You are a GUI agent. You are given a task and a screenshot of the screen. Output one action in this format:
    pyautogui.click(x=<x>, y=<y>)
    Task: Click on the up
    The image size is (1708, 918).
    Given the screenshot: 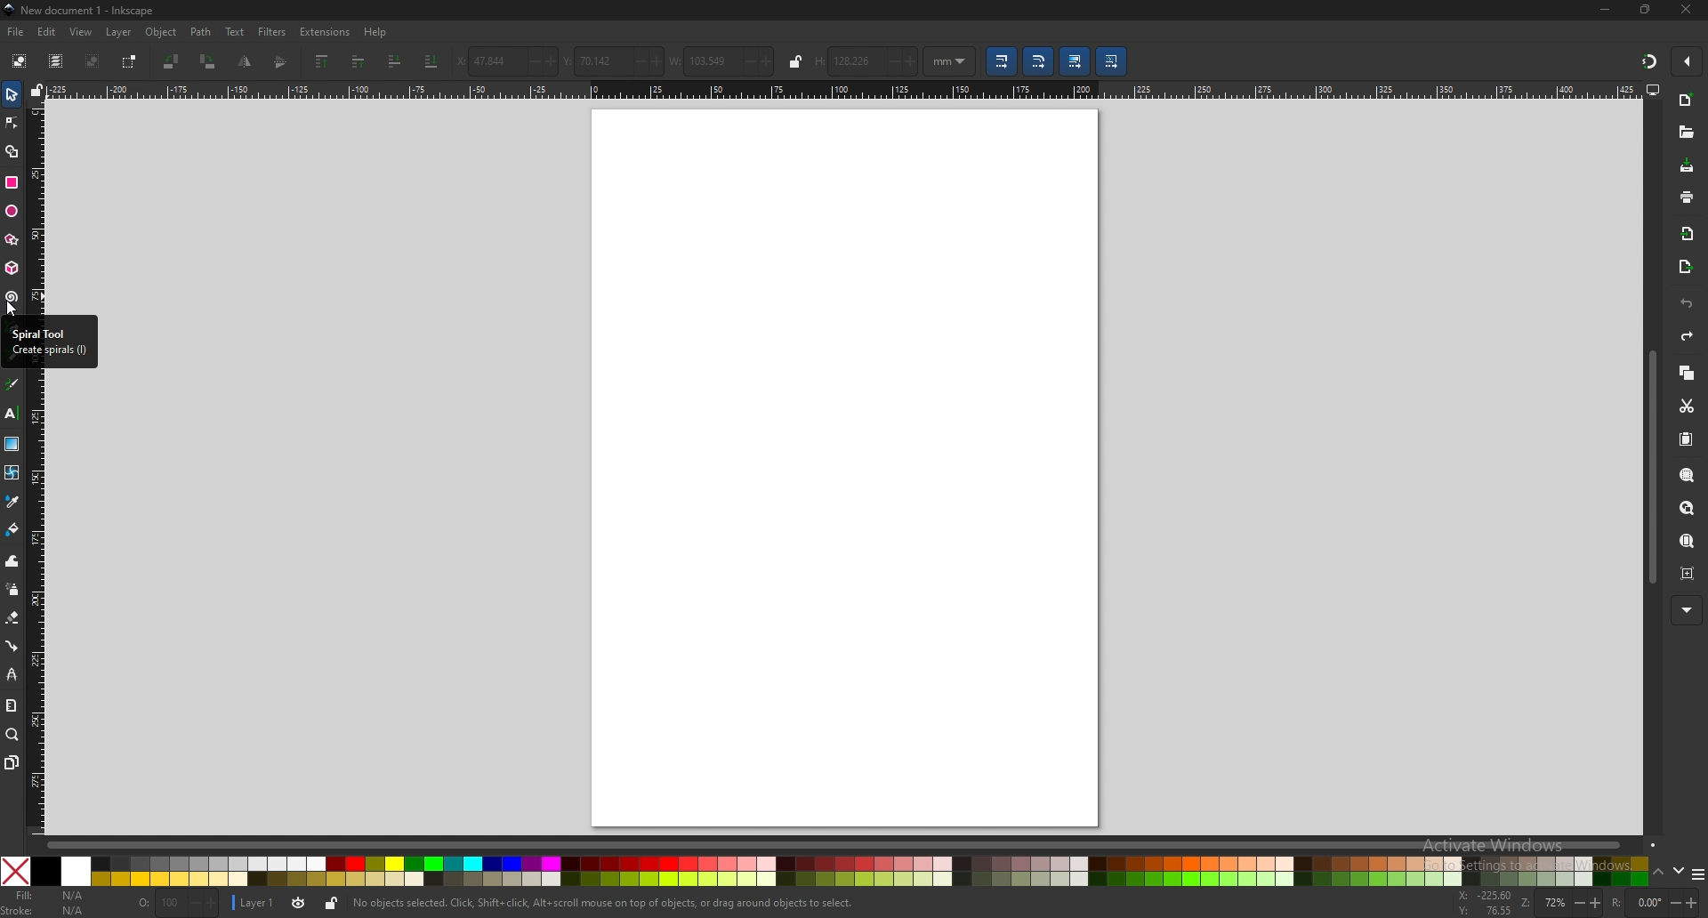 What is the action you would take?
    pyautogui.click(x=1657, y=870)
    